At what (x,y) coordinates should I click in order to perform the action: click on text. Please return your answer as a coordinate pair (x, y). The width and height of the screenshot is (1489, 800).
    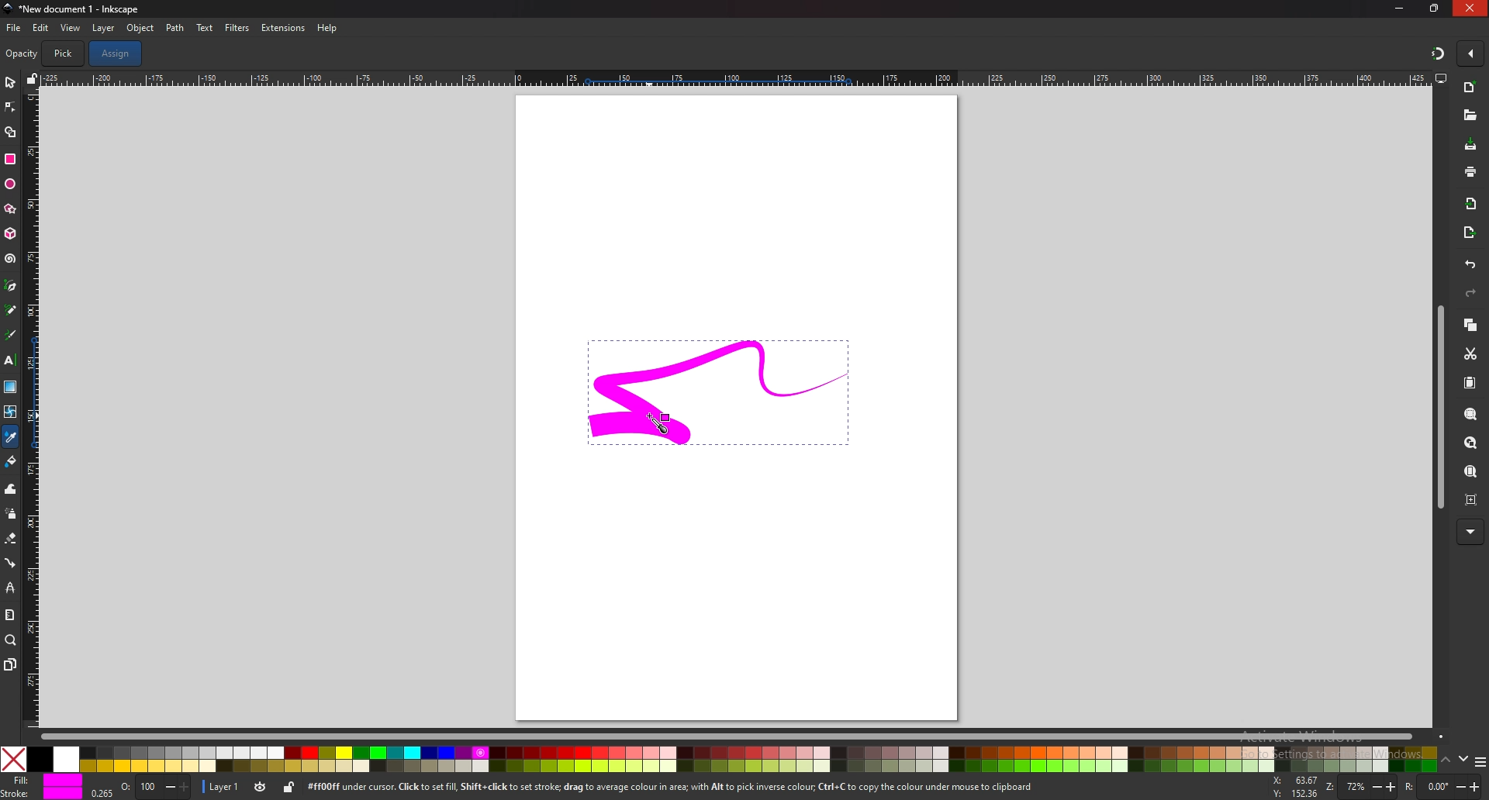
    Looking at the image, I should click on (11, 359).